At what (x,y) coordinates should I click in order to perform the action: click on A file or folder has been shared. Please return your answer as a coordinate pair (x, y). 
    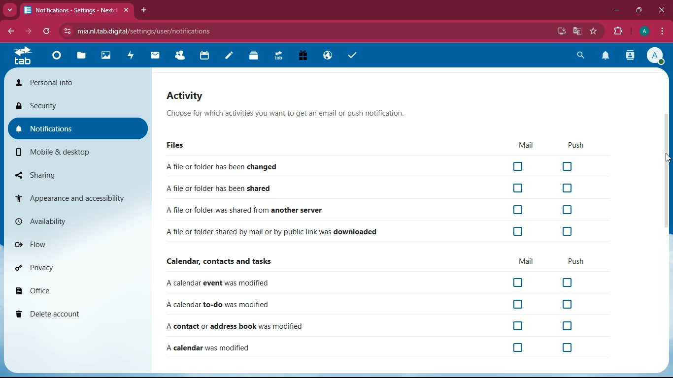
    Looking at the image, I should click on (377, 189).